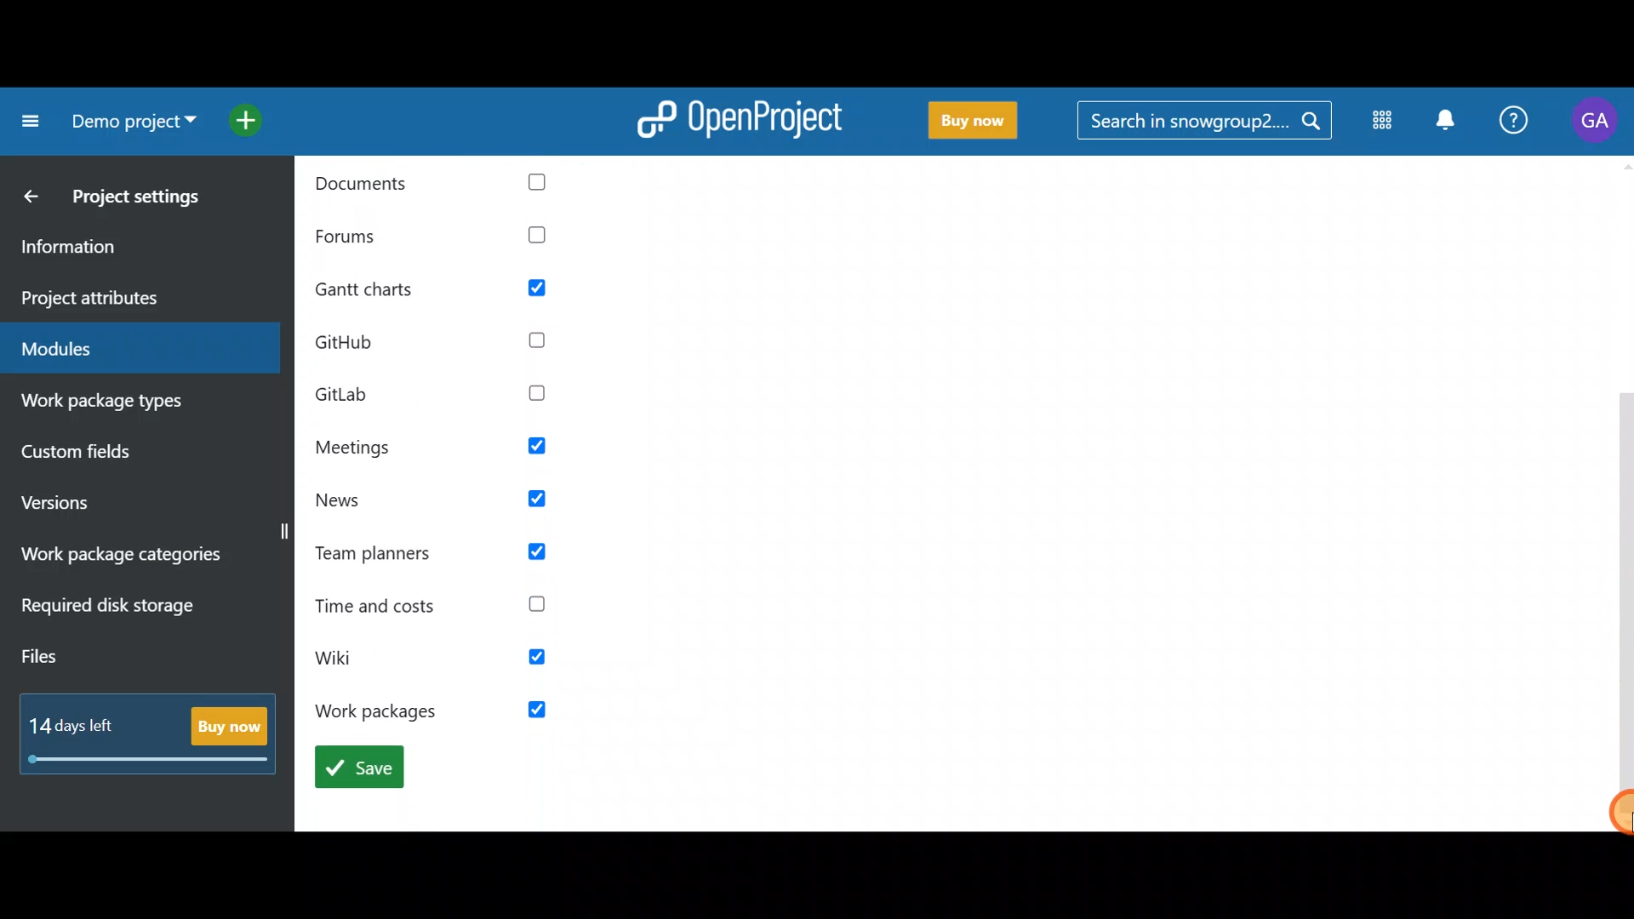 The image size is (1634, 919). I want to click on Project name, so click(129, 121).